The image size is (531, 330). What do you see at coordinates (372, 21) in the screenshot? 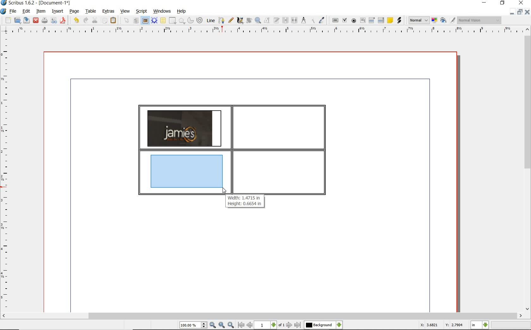
I see `pdf combo box` at bounding box center [372, 21].